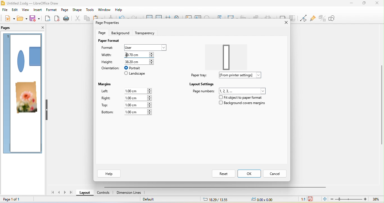 The height and width of the screenshot is (203, 384). Describe the element at coordinates (22, 19) in the screenshot. I see `open` at that location.